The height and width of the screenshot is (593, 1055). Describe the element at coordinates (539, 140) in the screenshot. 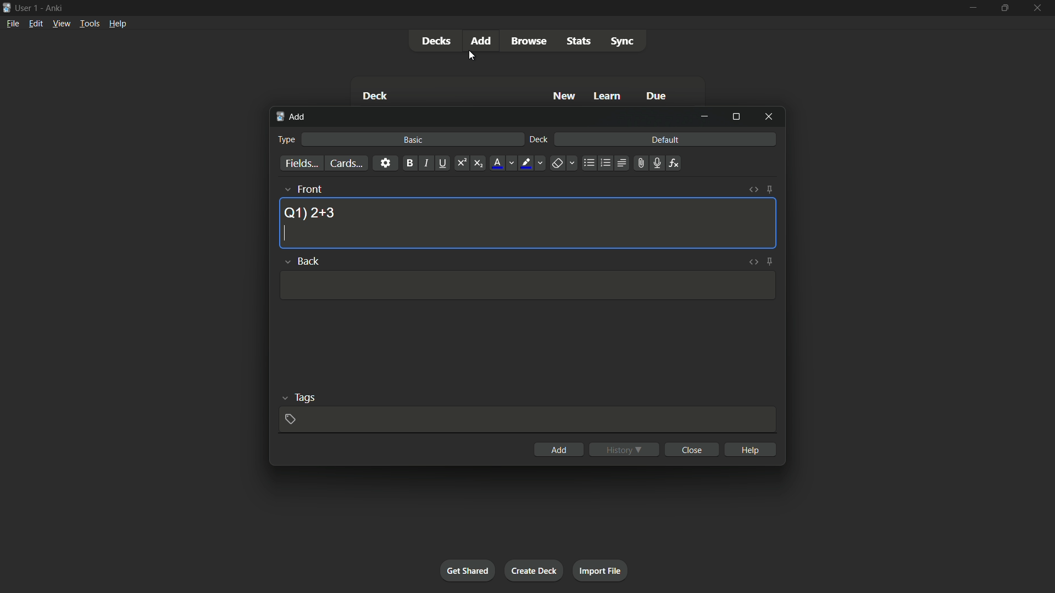

I see `deck` at that location.